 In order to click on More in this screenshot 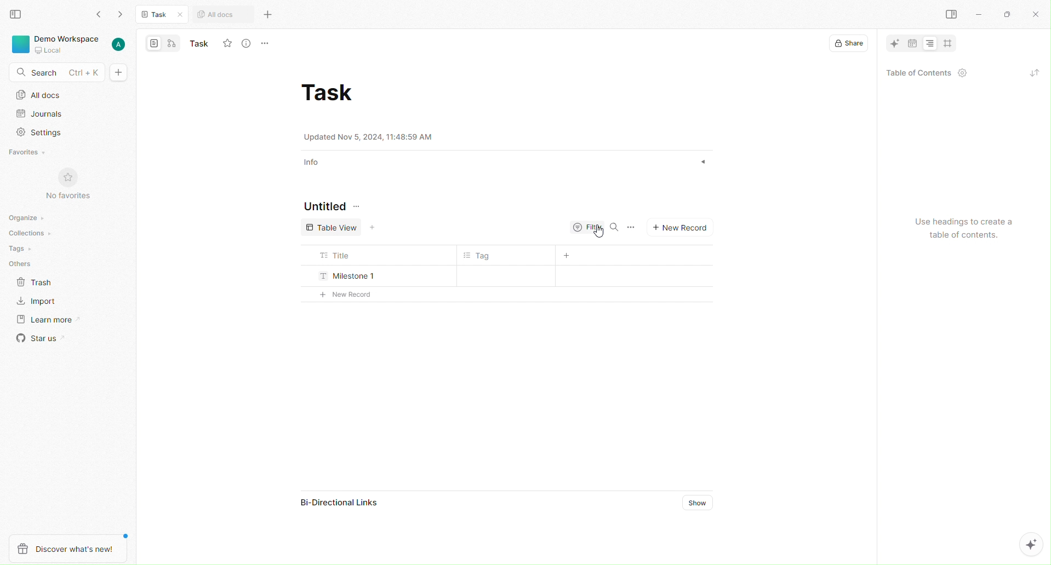, I will do `click(269, 42)`.